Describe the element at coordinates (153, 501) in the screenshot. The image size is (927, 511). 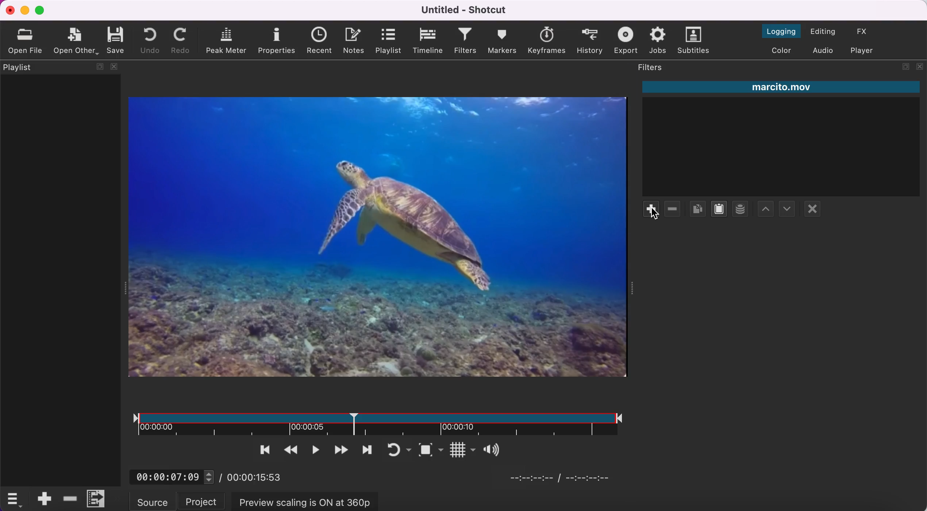
I see `source` at that location.